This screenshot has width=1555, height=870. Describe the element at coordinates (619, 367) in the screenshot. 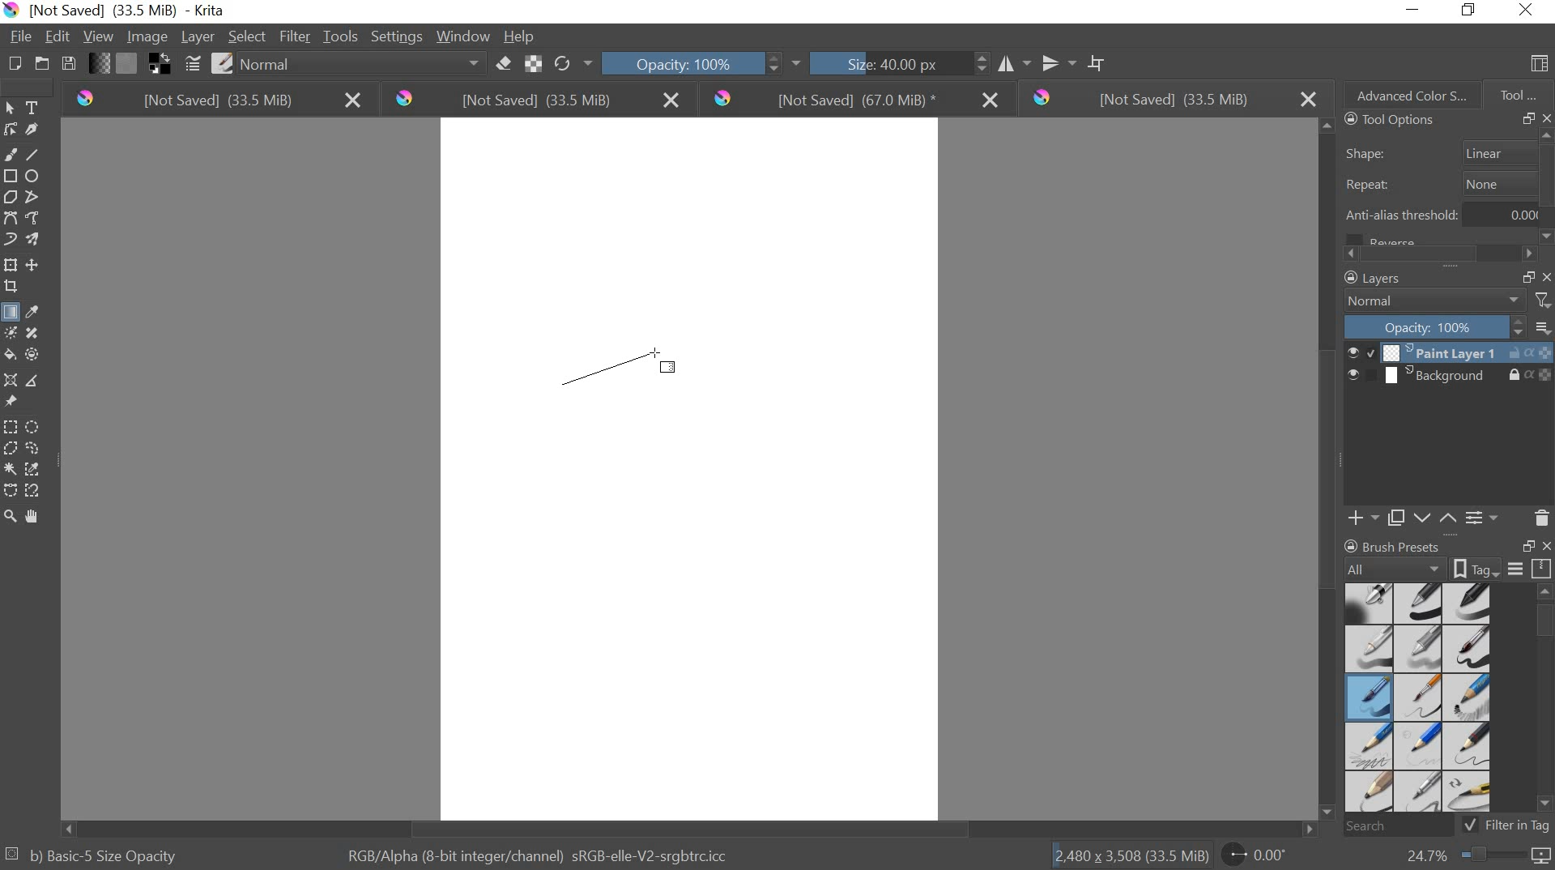

I see `GRADIENT LINE with cursor` at that location.